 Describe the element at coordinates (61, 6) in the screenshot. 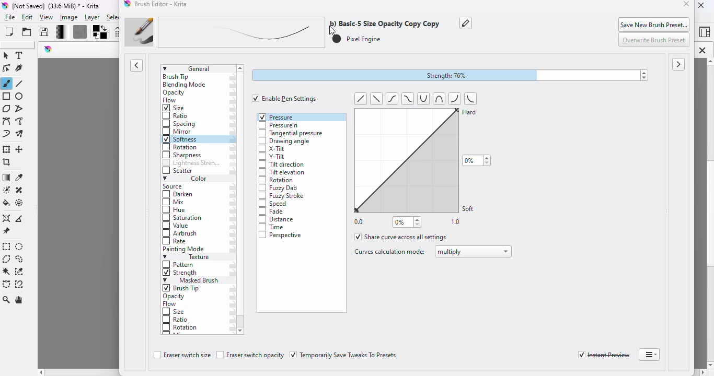

I see `[Not Saved] (33.6 MiB) * - Krita` at that location.